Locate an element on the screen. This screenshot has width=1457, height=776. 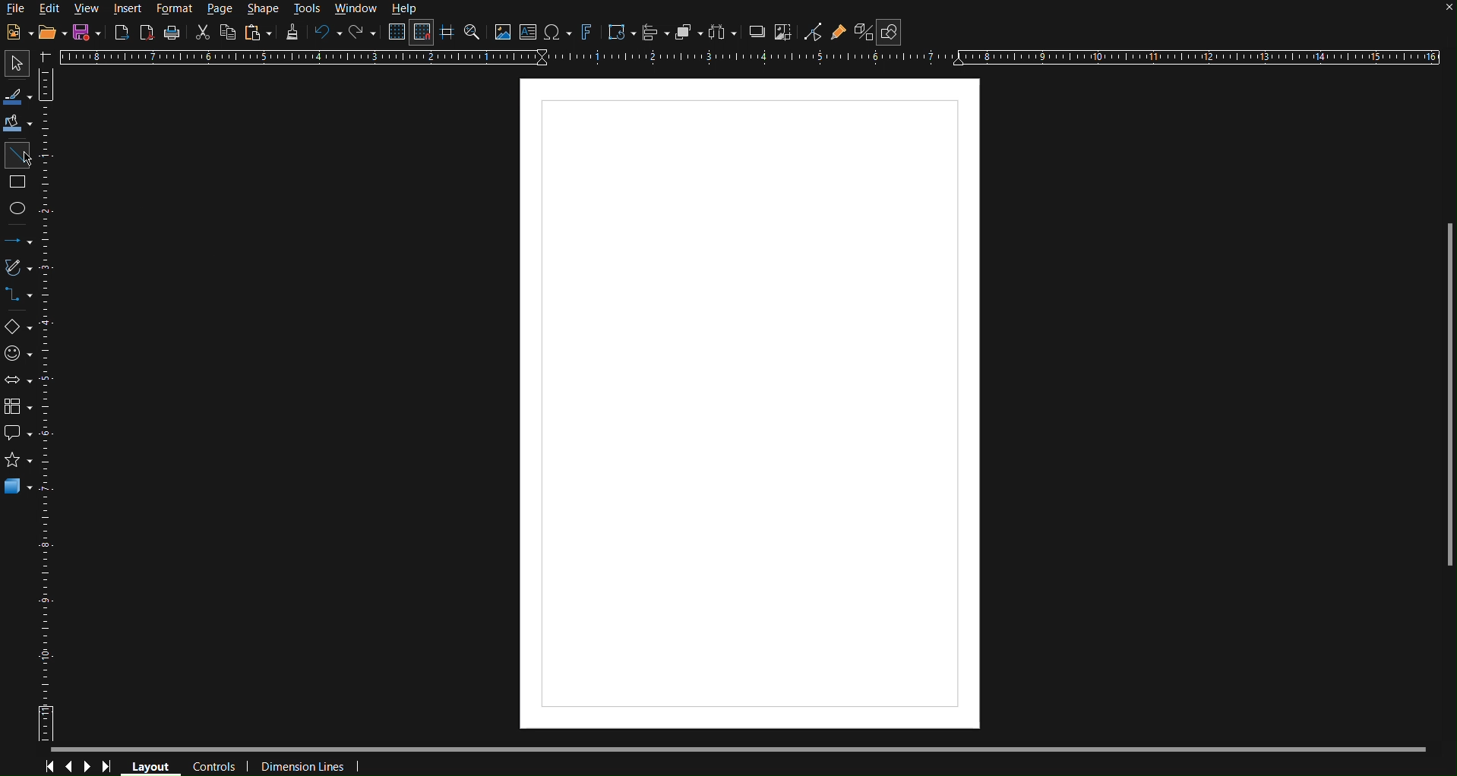
Toggle Extrusion is located at coordinates (863, 32).